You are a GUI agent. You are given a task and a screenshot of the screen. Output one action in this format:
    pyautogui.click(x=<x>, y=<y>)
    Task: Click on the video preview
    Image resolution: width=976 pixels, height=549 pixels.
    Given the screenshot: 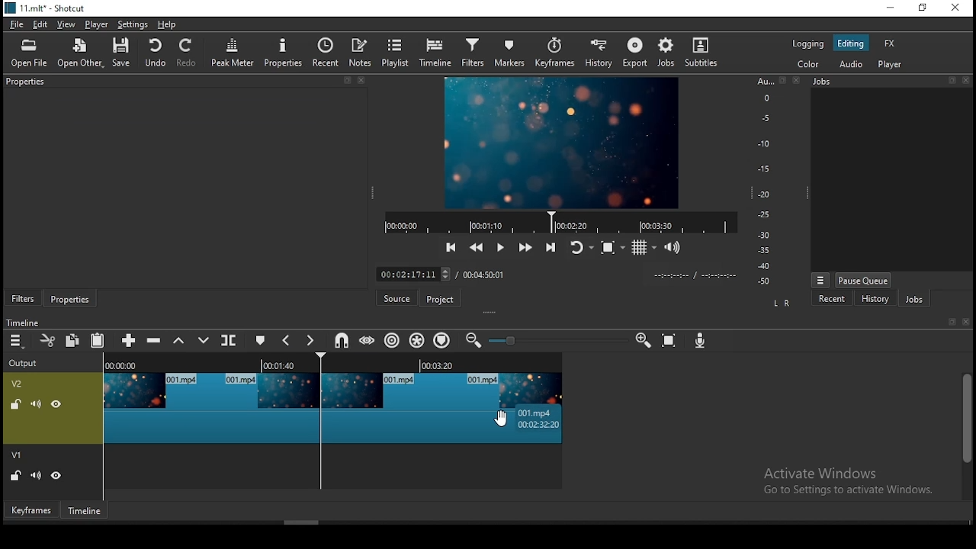 What is the action you would take?
    pyautogui.click(x=560, y=144)
    